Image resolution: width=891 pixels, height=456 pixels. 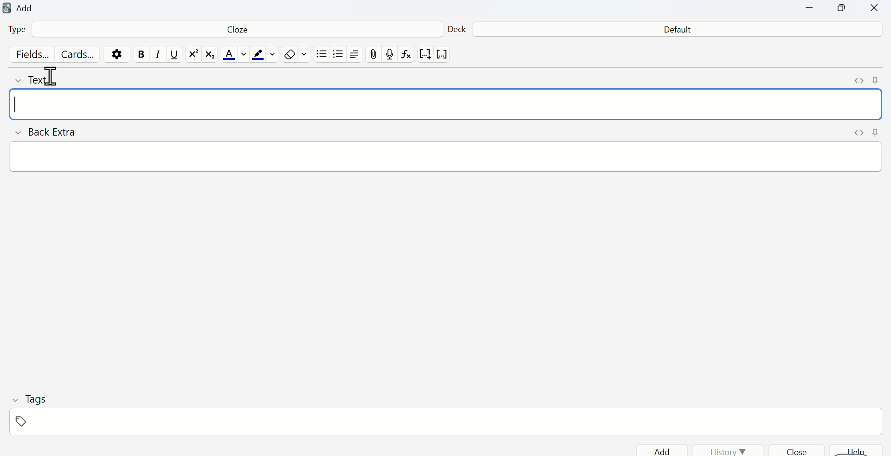 What do you see at coordinates (390, 55) in the screenshot?
I see `record` at bounding box center [390, 55].